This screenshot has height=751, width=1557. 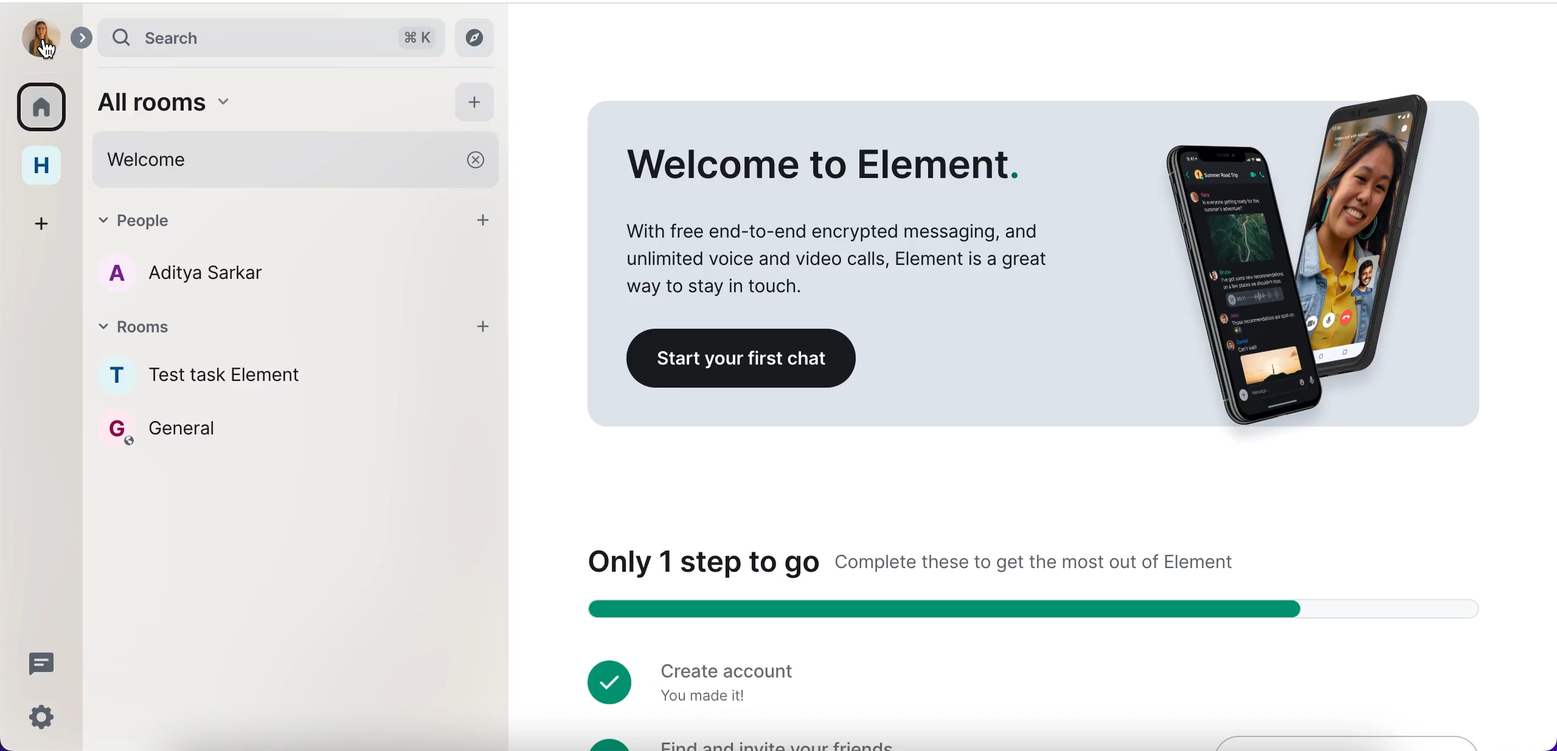 I want to click on quick settings, so click(x=39, y=716).